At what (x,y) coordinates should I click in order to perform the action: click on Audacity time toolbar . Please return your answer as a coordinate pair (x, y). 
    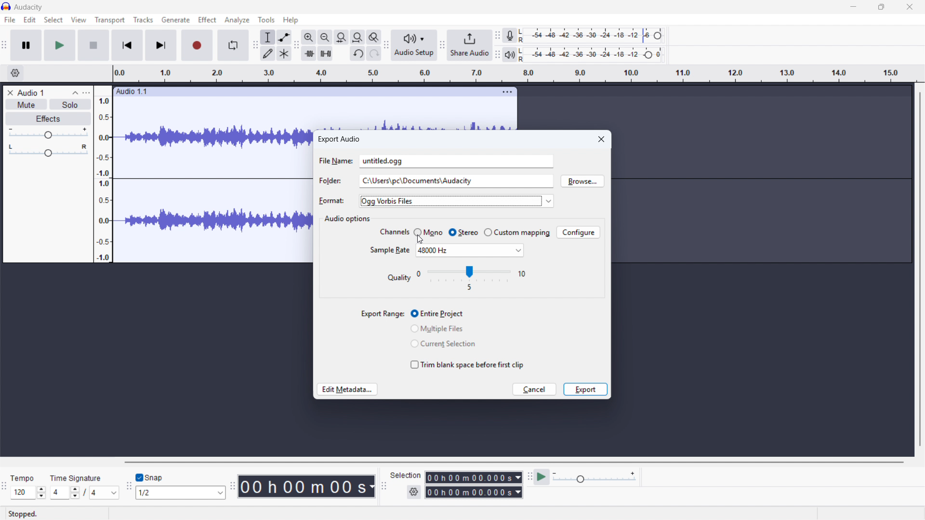
    Looking at the image, I should click on (233, 486).